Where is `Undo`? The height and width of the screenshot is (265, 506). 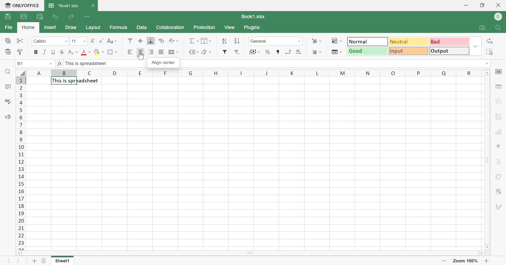 Undo is located at coordinates (56, 17).